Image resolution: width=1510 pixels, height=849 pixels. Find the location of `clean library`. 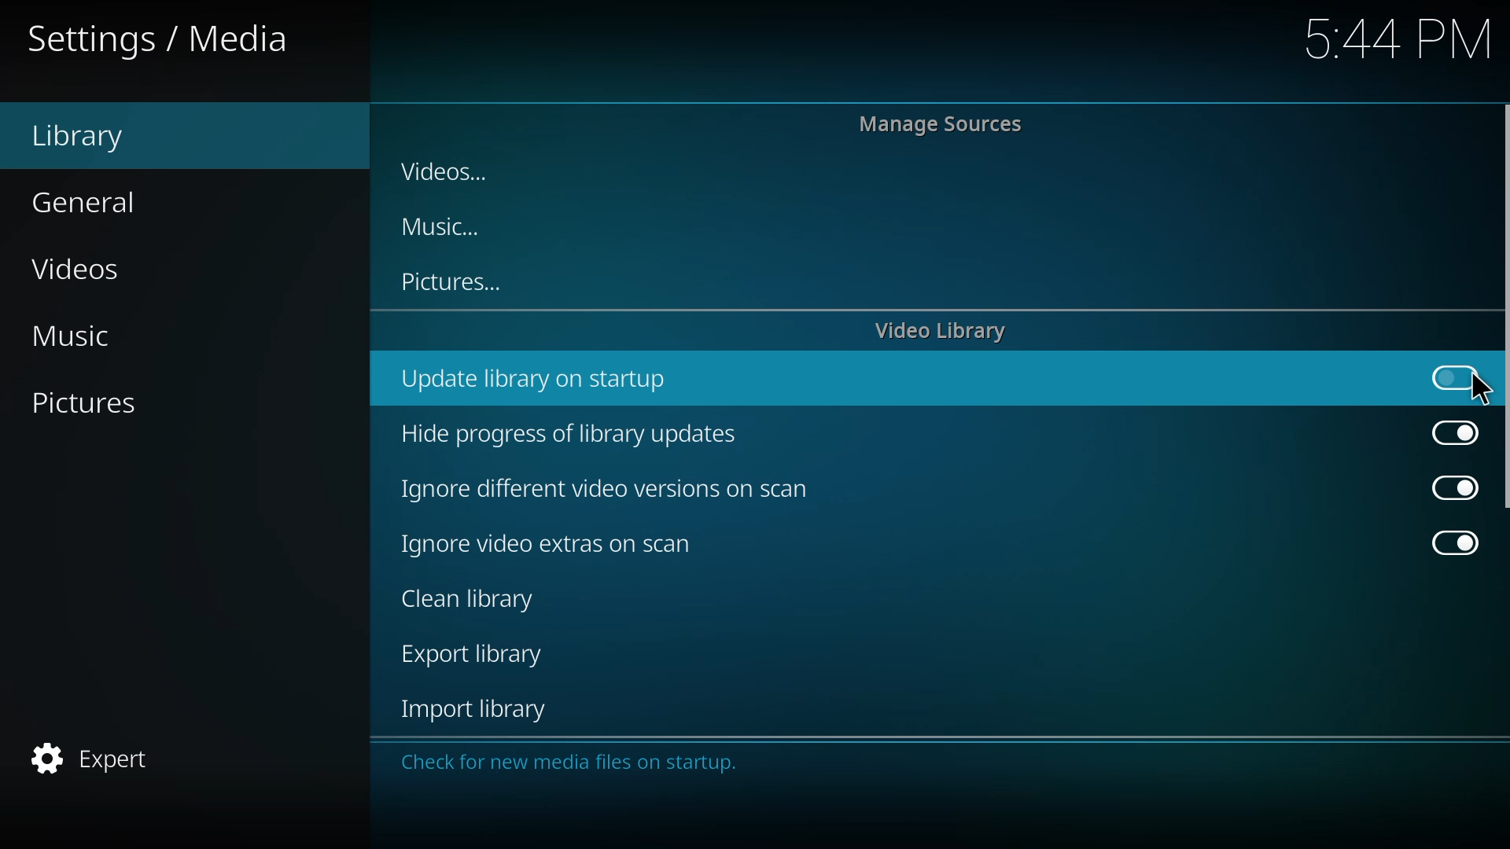

clean library is located at coordinates (470, 600).